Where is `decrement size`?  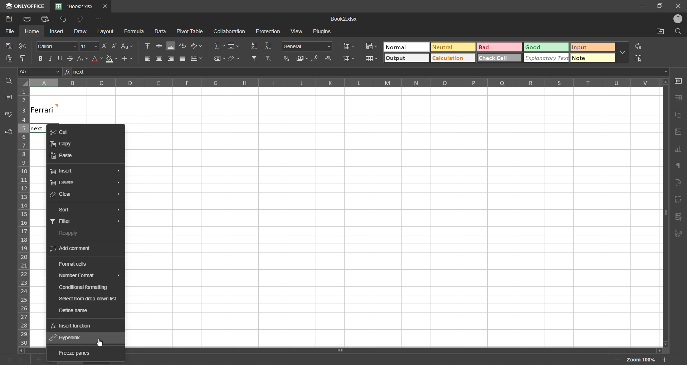
decrement size is located at coordinates (114, 45).